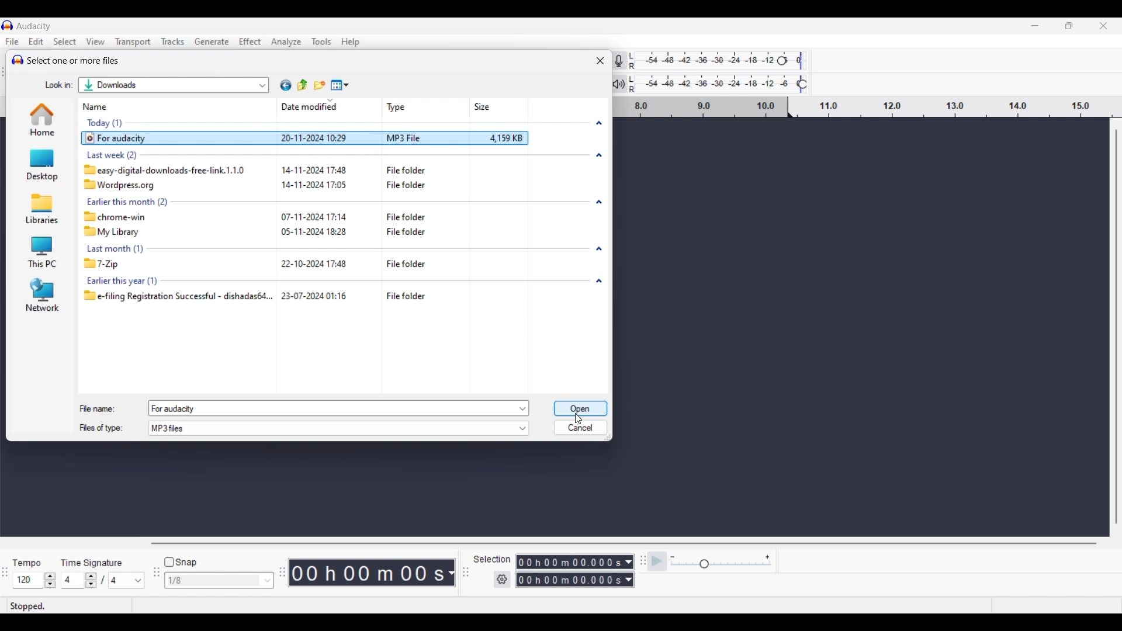  I want to click on File name options, so click(524, 408).